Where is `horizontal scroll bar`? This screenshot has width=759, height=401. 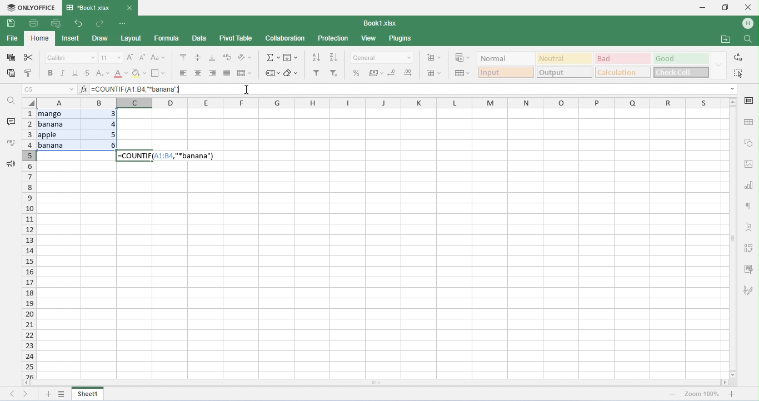 horizontal scroll bar is located at coordinates (374, 382).